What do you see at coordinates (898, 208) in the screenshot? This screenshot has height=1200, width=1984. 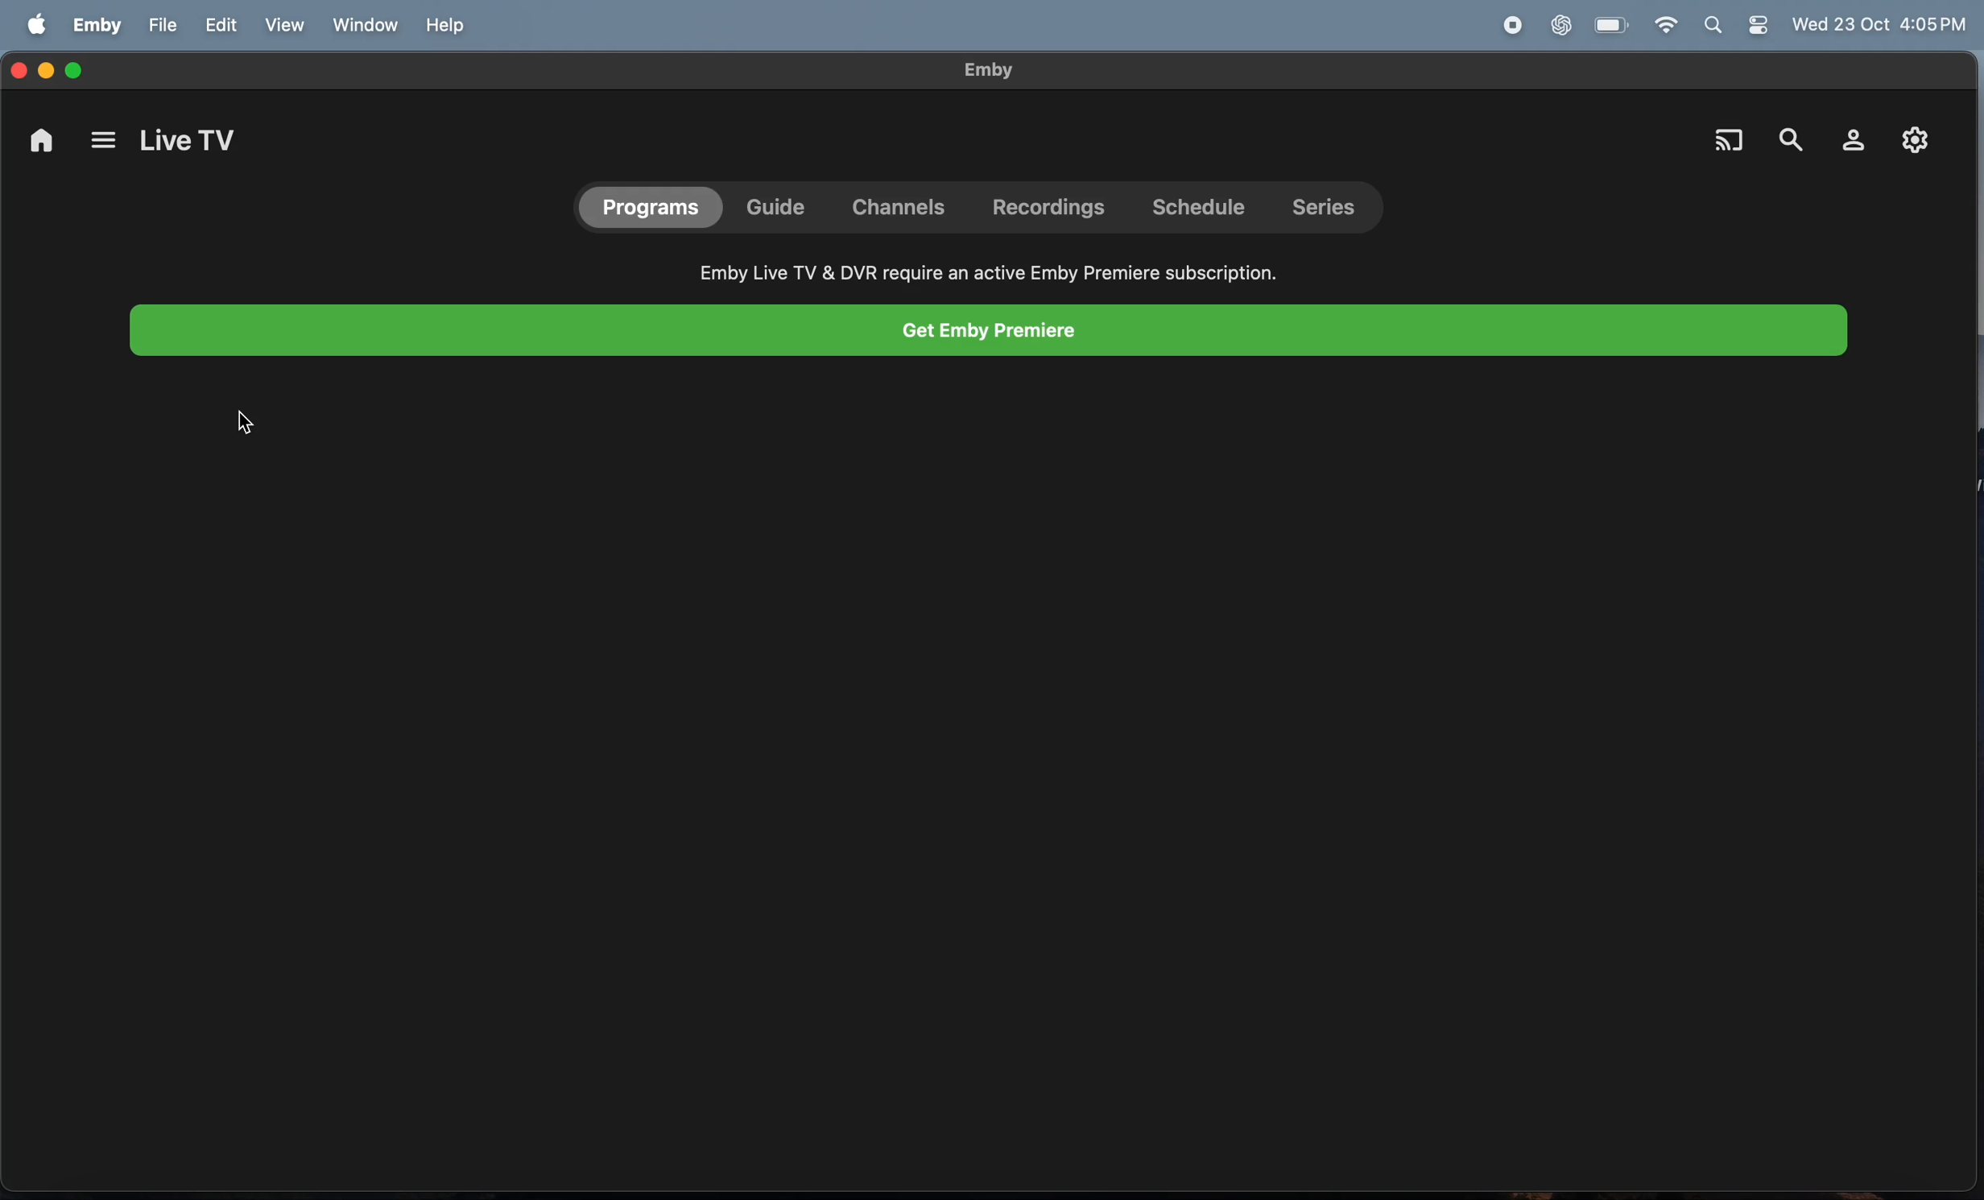 I see `channels` at bounding box center [898, 208].